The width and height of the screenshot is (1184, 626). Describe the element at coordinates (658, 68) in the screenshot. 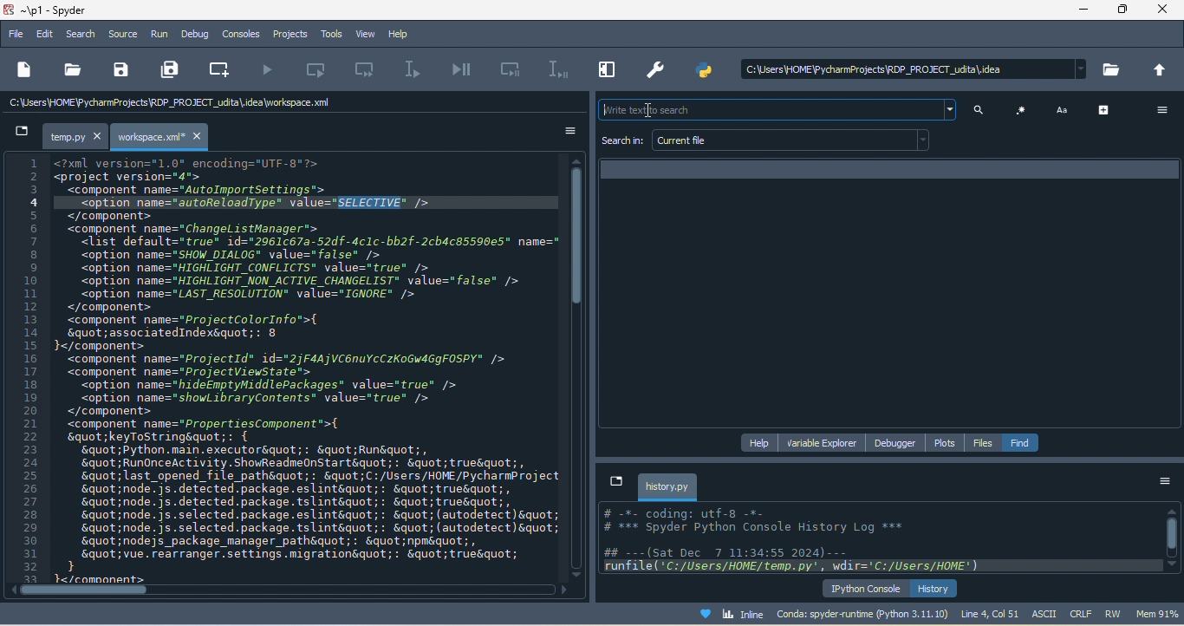

I see `preferences` at that location.